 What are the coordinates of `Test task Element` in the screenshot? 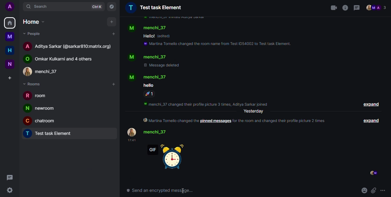 It's located at (51, 134).